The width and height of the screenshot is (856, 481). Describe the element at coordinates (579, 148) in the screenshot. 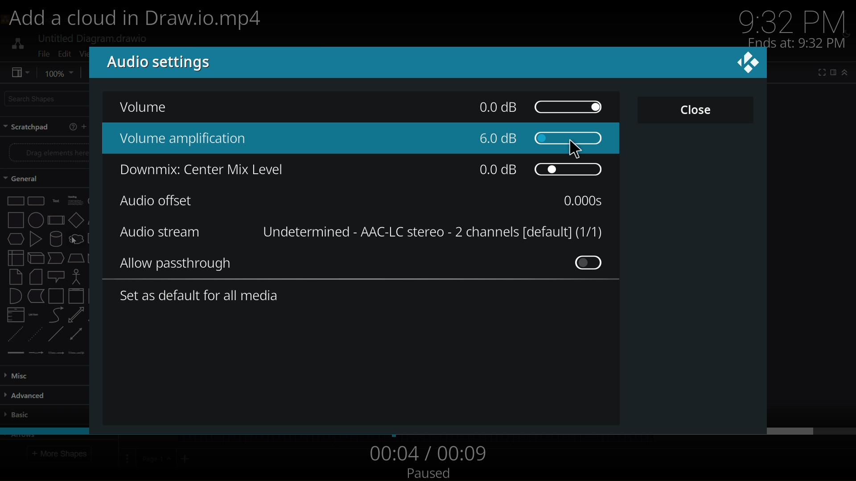

I see `cursor` at that location.